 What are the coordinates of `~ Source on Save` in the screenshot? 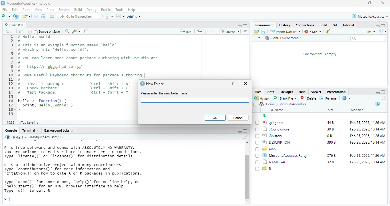 It's located at (48, 31).